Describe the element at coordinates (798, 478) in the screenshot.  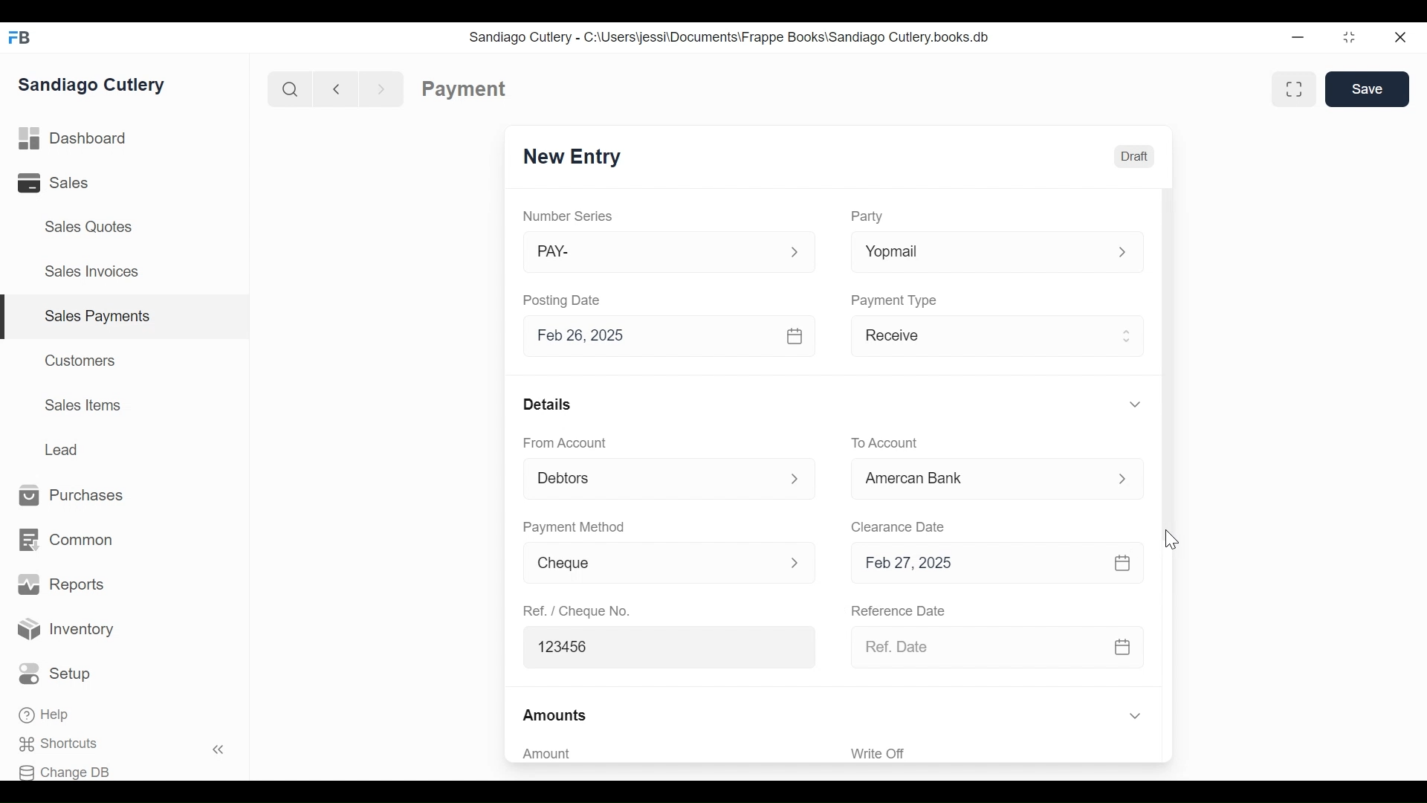
I see `Expand` at that location.